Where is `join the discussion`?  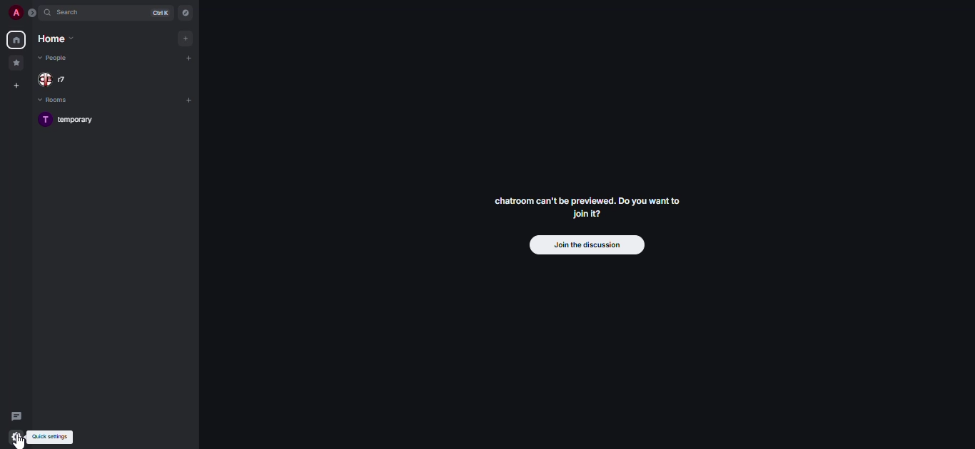 join the discussion is located at coordinates (587, 246).